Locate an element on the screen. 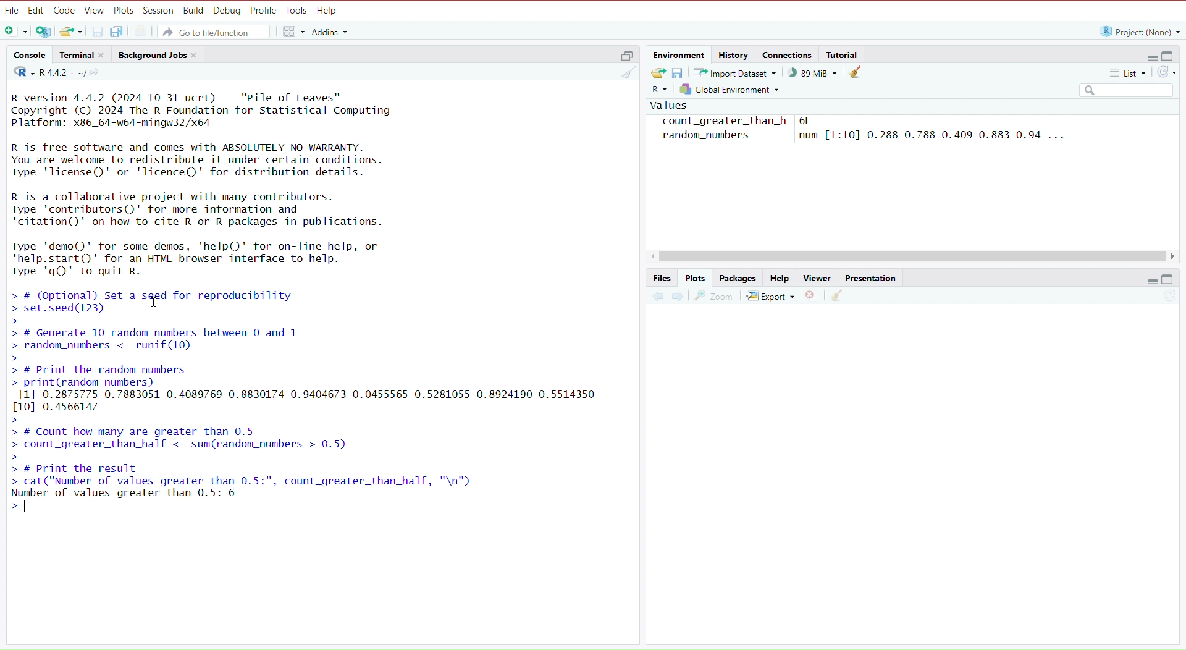 This screenshot has height=650, width=1186. Refresh list is located at coordinates (1169, 295).